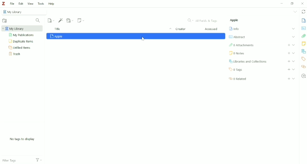 This screenshot has width=307, height=164. I want to click on Apple, so click(235, 20).